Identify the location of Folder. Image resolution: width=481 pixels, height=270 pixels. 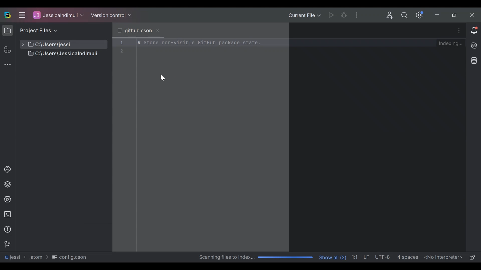
(38, 257).